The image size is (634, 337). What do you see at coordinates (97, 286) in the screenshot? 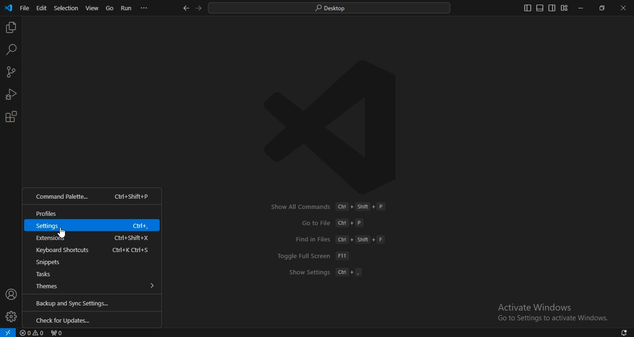
I see `themes` at bounding box center [97, 286].